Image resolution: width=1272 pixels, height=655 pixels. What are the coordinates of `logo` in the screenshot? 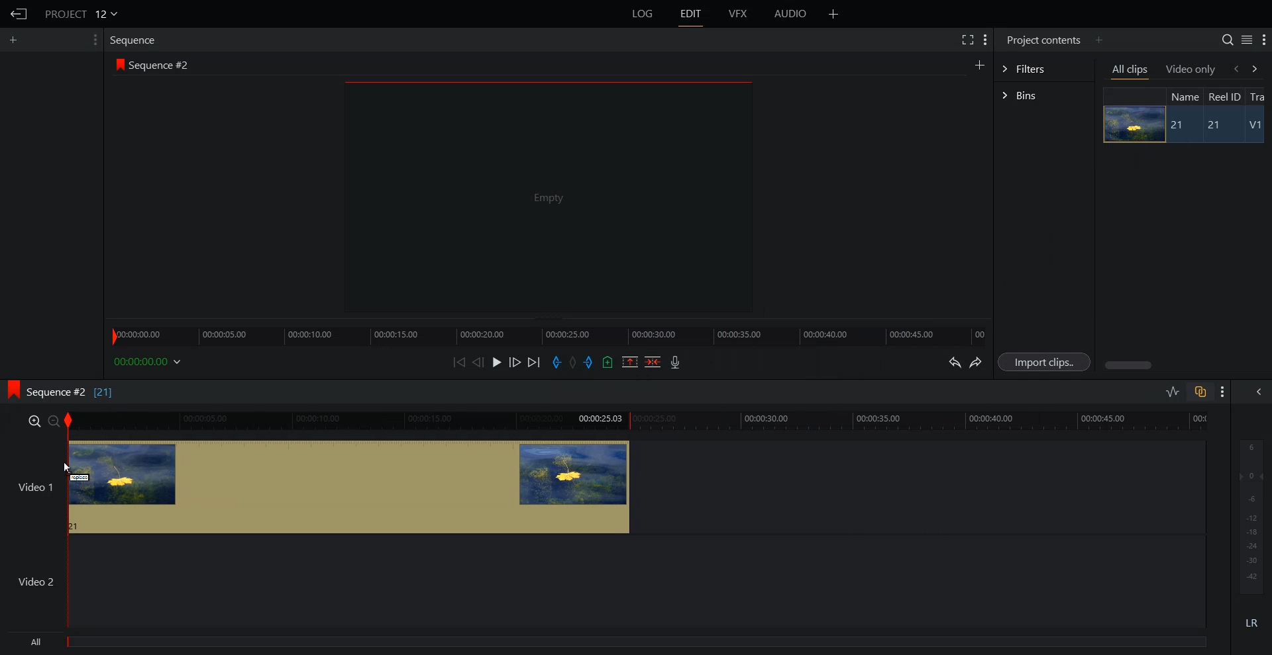 It's located at (9, 388).